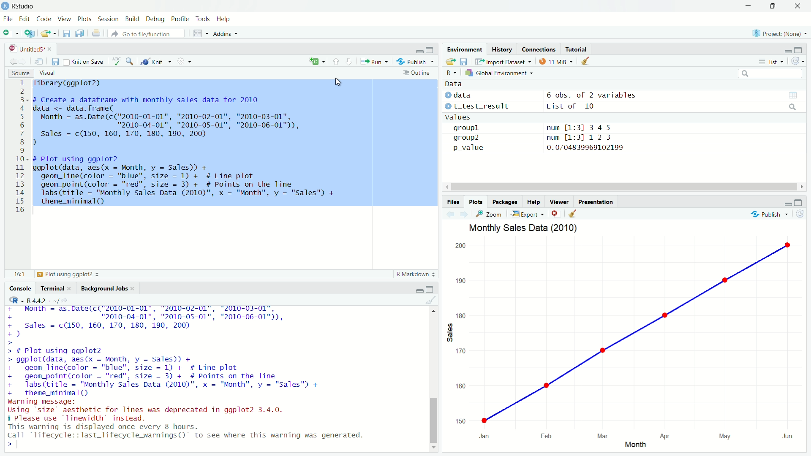 The image size is (811, 456). I want to click on Visual, so click(48, 72).